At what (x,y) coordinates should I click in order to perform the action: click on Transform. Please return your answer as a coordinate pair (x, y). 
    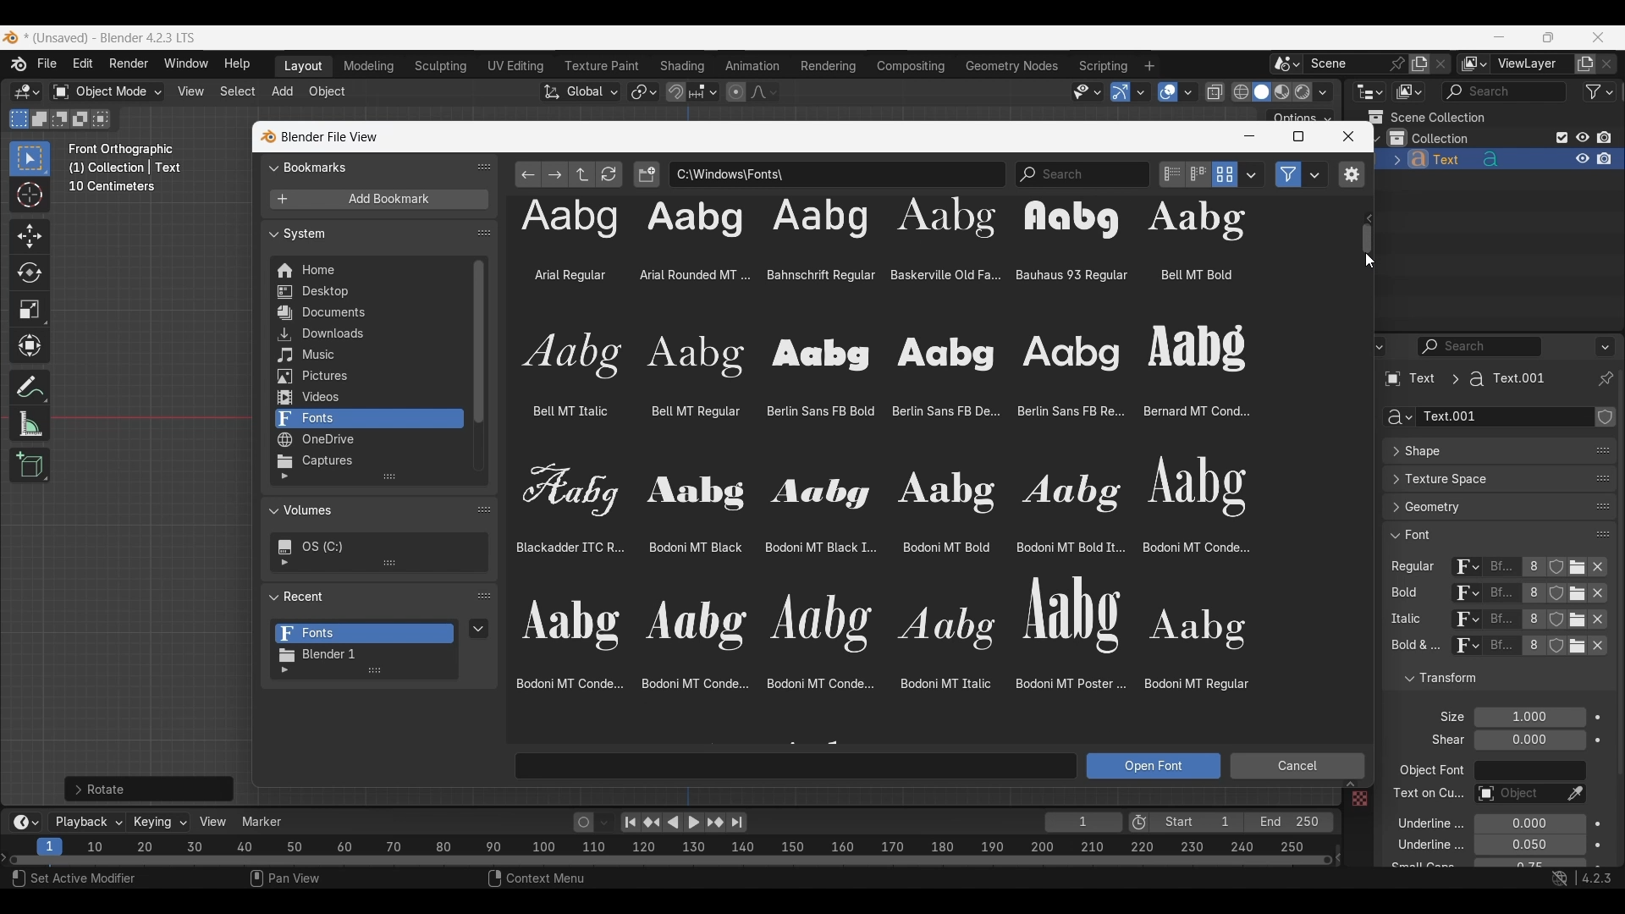
    Looking at the image, I should click on (29, 347).